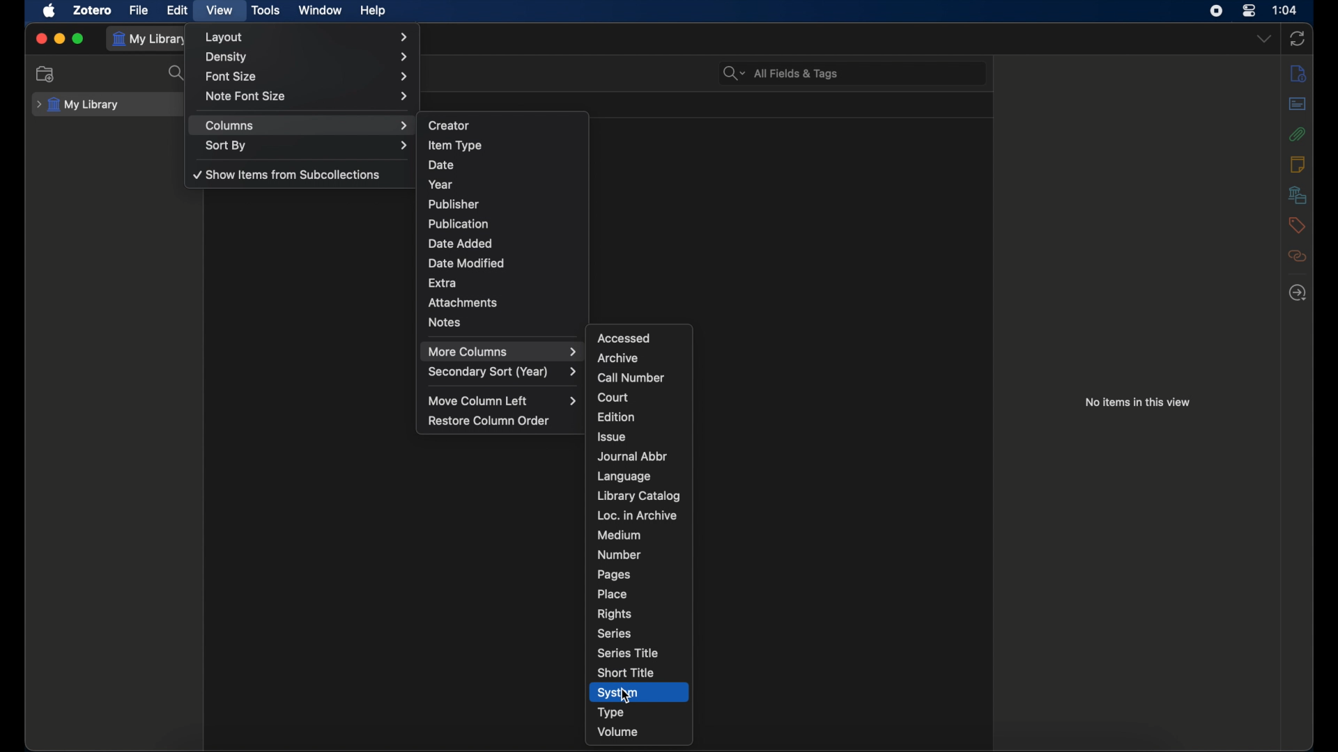 This screenshot has height=752, width=1338. What do you see at coordinates (624, 673) in the screenshot?
I see `short title` at bounding box center [624, 673].